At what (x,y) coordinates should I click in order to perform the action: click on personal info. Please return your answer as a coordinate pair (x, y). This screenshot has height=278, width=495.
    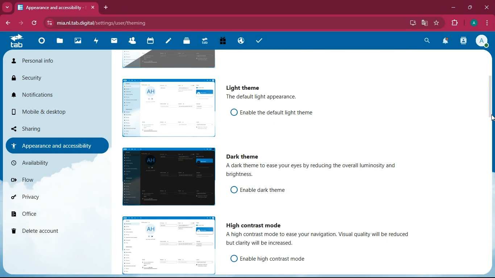
    Looking at the image, I should click on (37, 61).